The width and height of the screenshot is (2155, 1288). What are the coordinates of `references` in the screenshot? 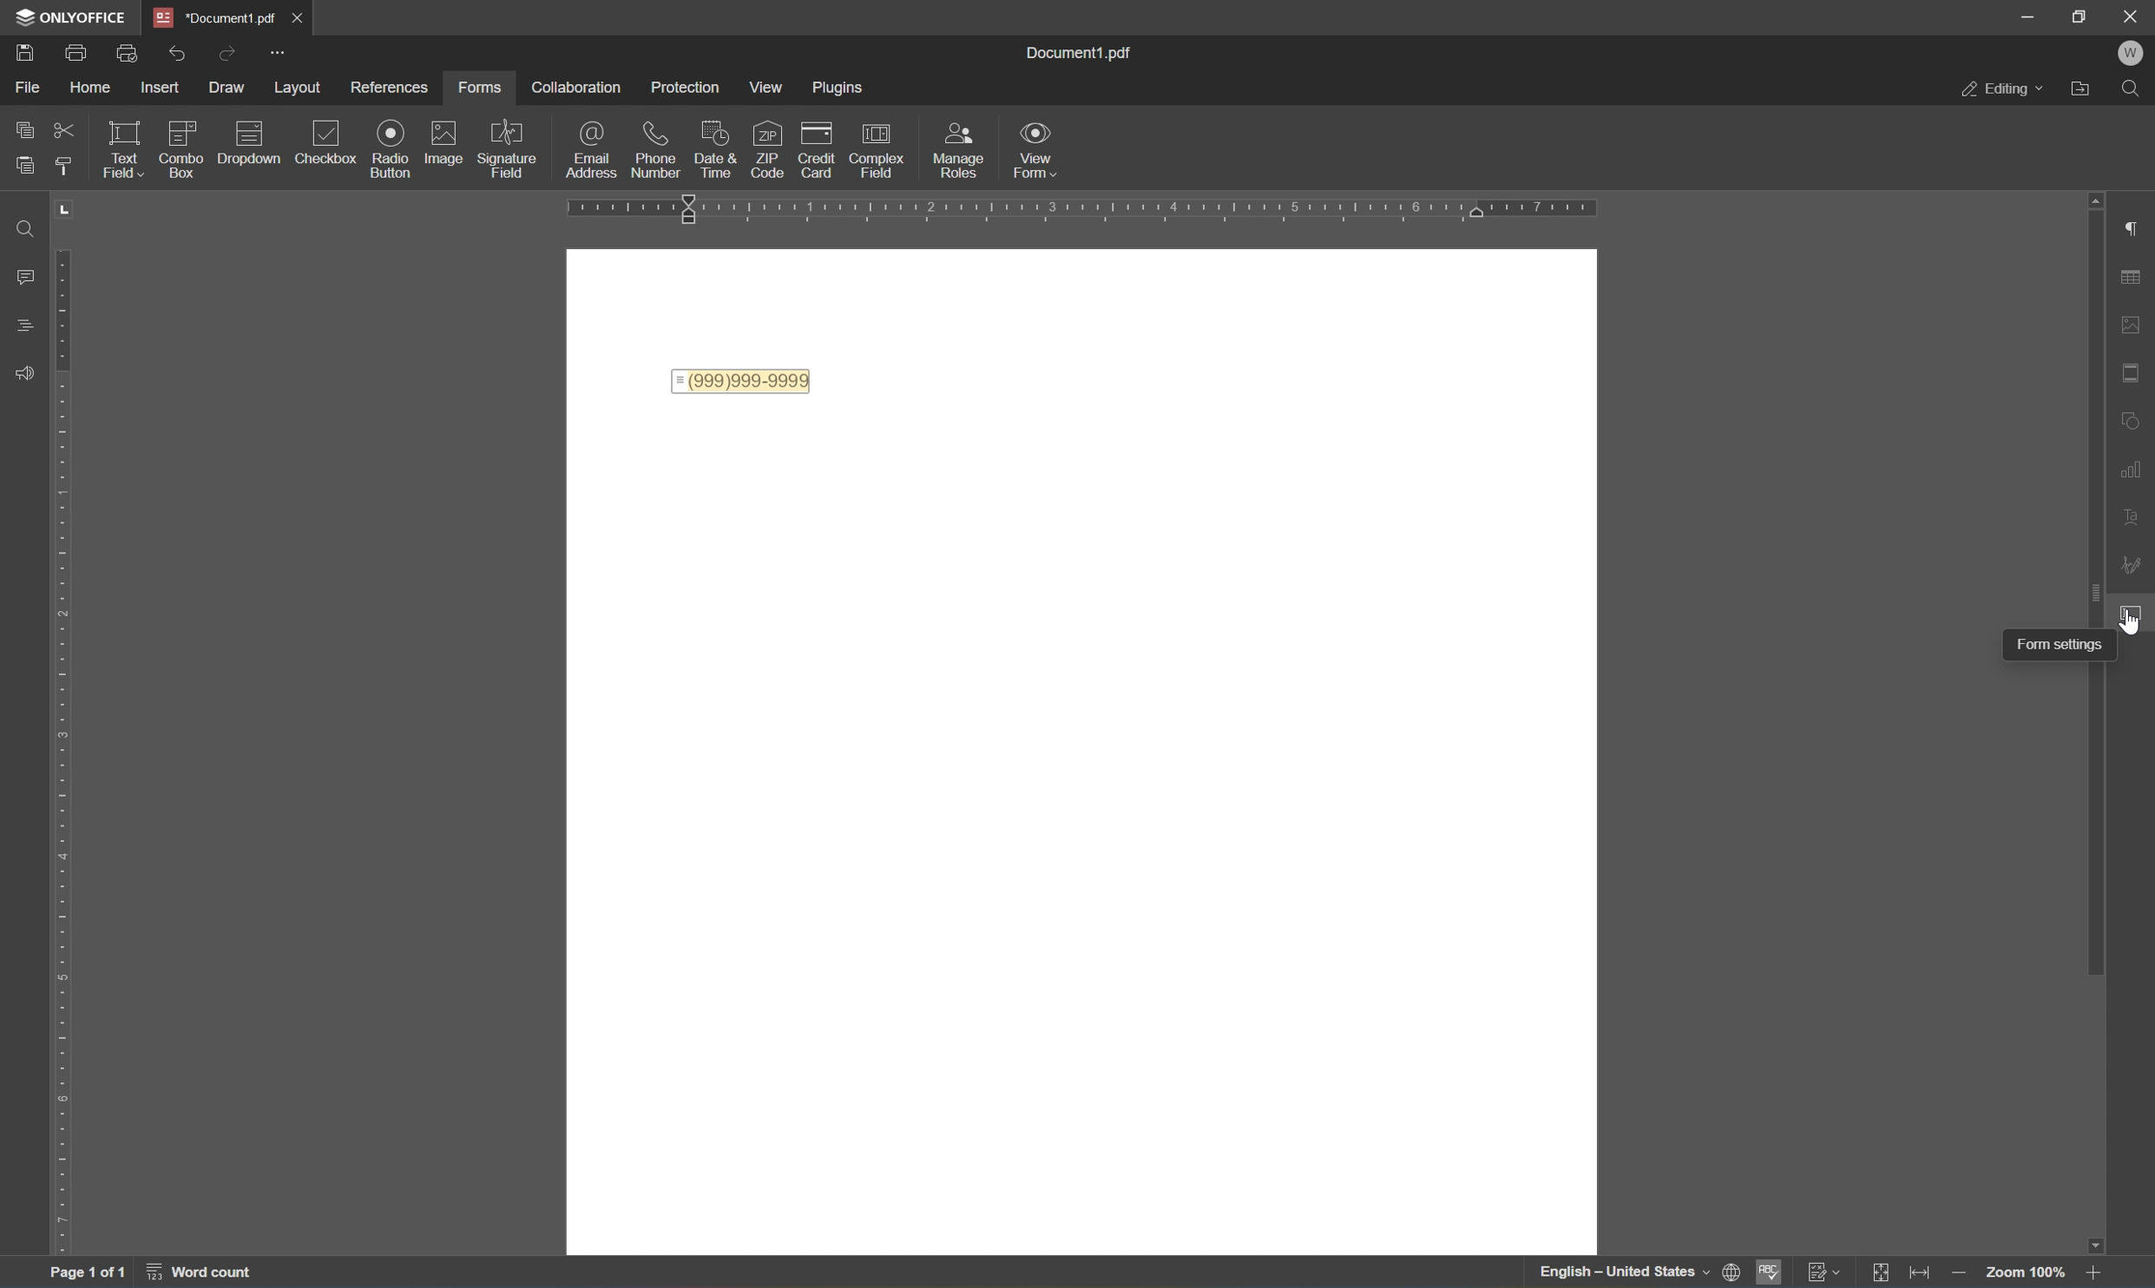 It's located at (388, 87).